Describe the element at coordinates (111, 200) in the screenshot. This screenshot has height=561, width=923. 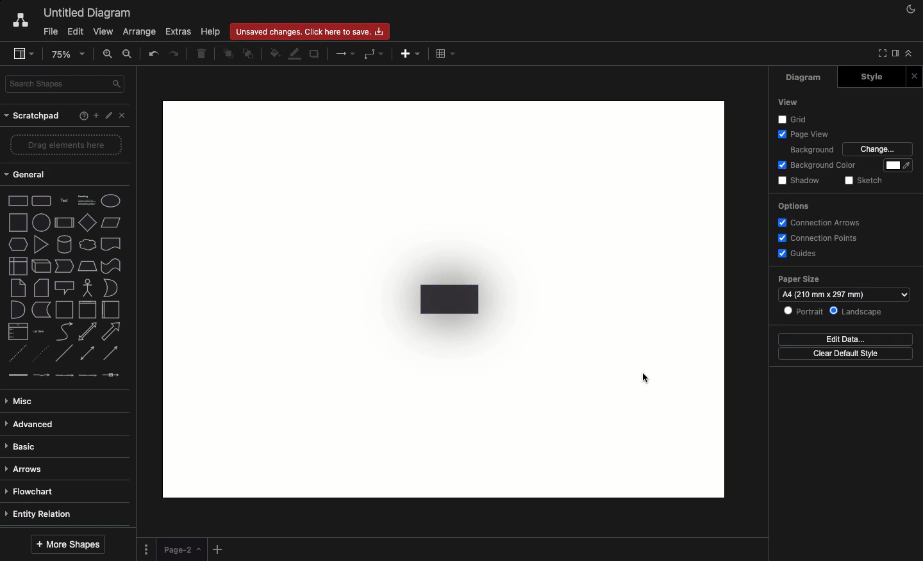
I see `Eclipse` at that location.